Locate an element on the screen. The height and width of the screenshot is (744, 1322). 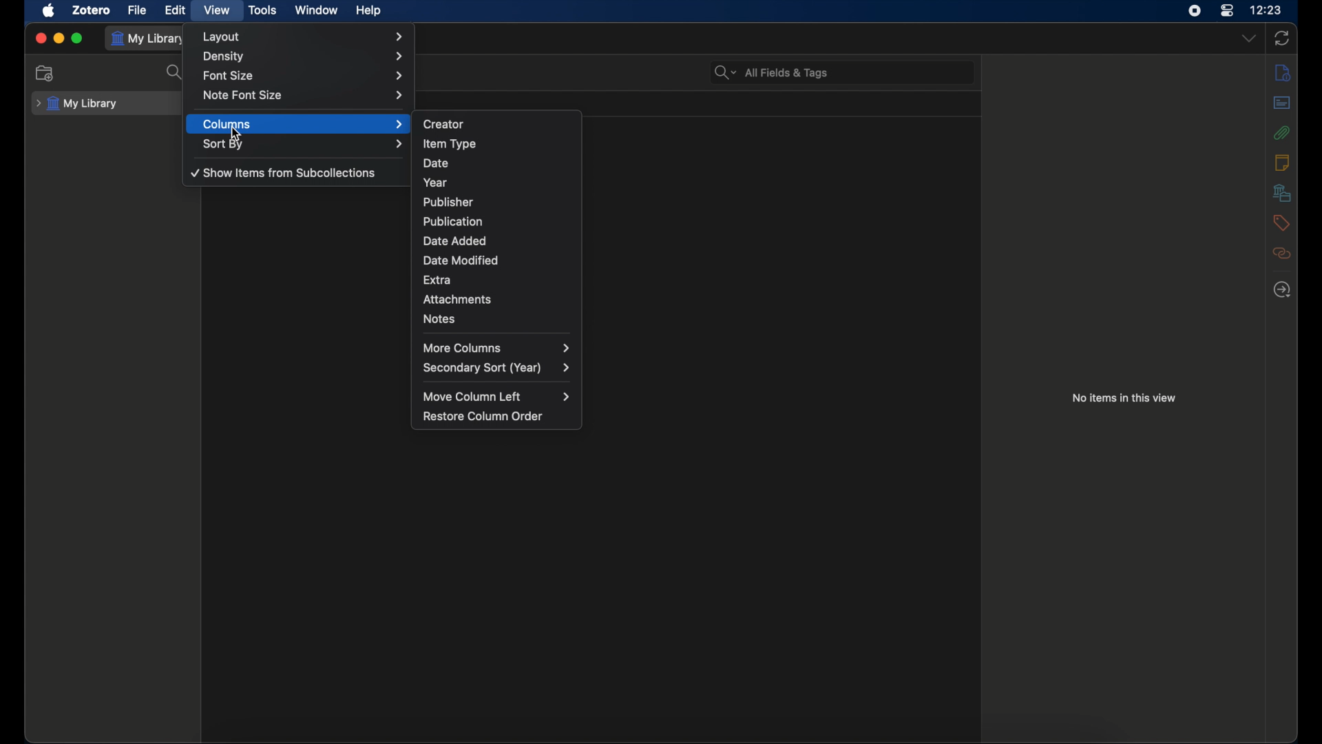
creator is located at coordinates (445, 124).